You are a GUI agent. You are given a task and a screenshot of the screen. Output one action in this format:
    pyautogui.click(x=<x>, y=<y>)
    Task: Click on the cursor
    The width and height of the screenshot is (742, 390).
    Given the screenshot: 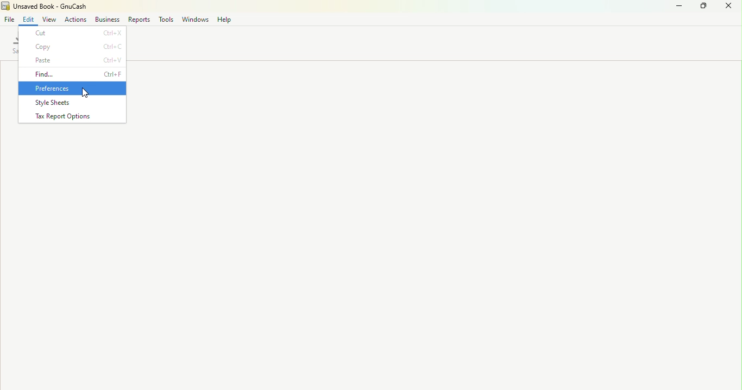 What is the action you would take?
    pyautogui.click(x=83, y=95)
    